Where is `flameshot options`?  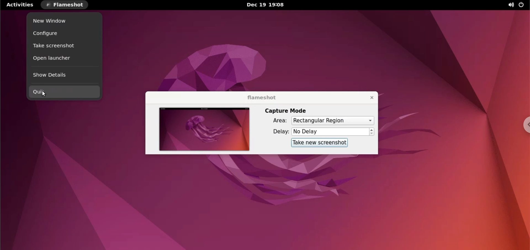
flameshot options is located at coordinates (66, 4).